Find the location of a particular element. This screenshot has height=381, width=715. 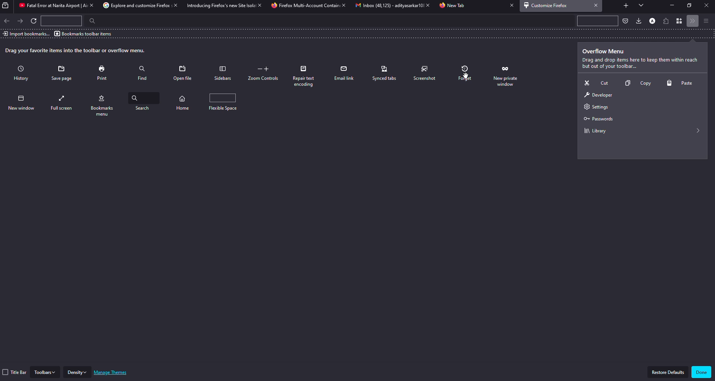

close is located at coordinates (258, 5).